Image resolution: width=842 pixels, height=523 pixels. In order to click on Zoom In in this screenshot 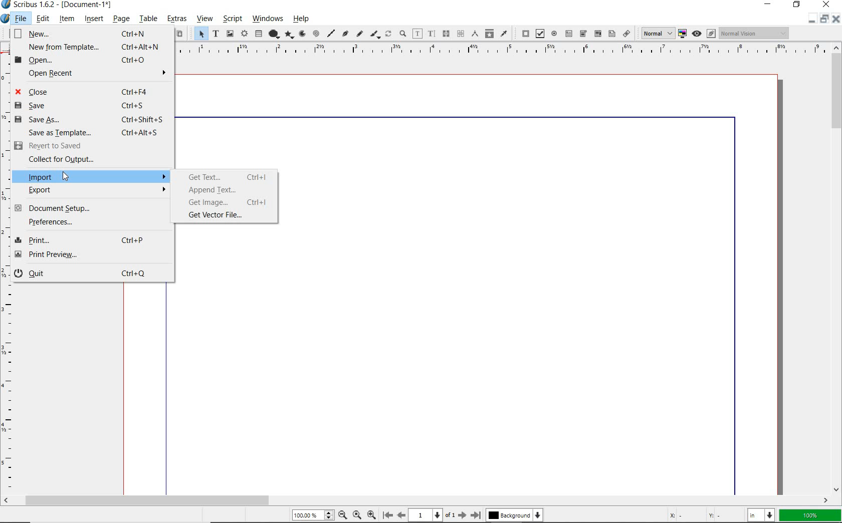, I will do `click(371, 515)`.